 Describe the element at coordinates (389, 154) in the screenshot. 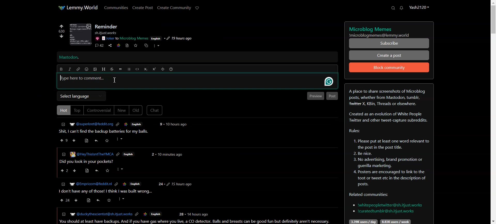

I see `Text` at that location.